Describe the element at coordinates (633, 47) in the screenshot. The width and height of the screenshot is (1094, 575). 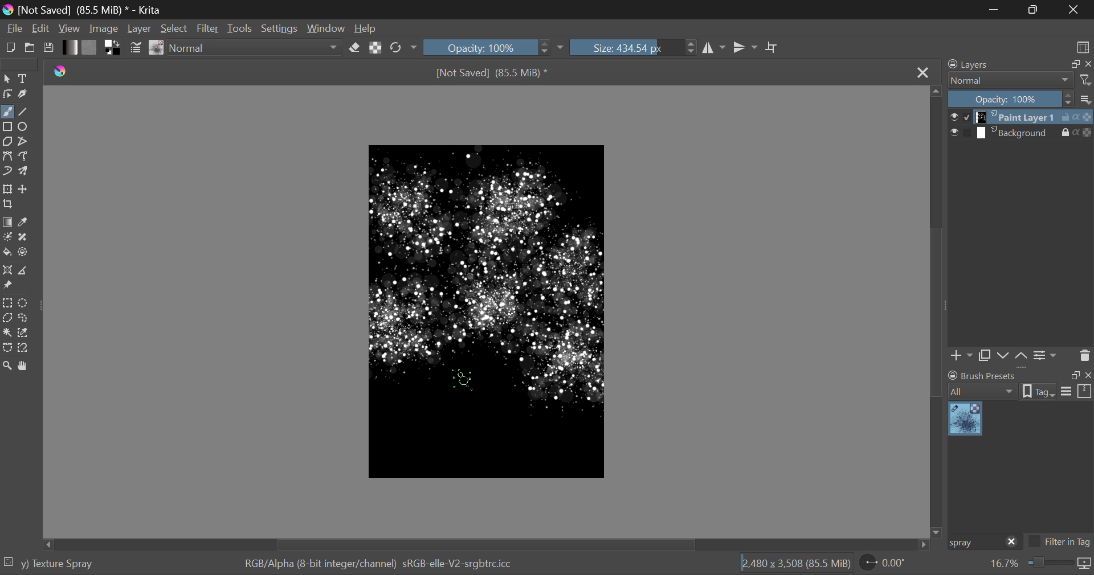
I see `Brush Size` at that location.